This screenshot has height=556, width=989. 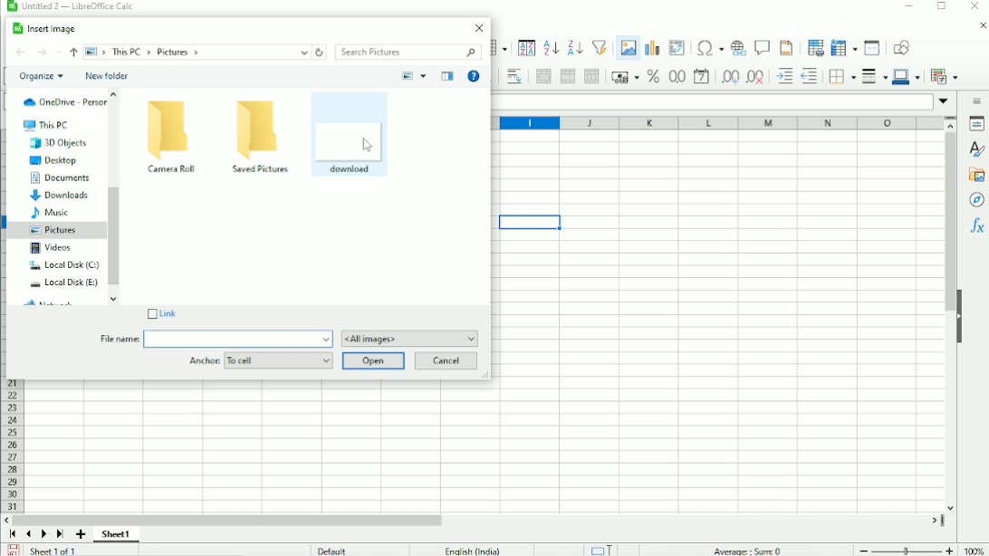 I want to click on Merge and center, so click(x=543, y=76).